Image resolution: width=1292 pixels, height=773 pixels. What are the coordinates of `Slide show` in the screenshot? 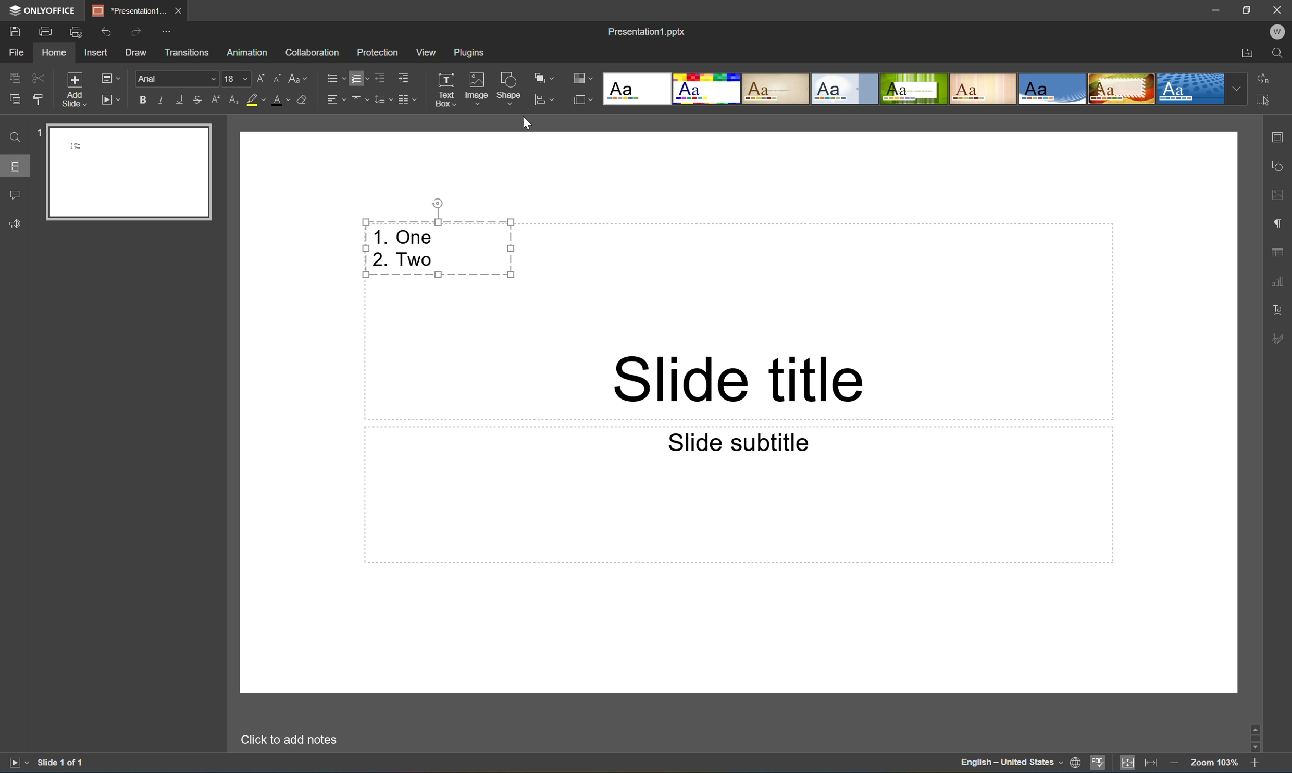 It's located at (111, 100).